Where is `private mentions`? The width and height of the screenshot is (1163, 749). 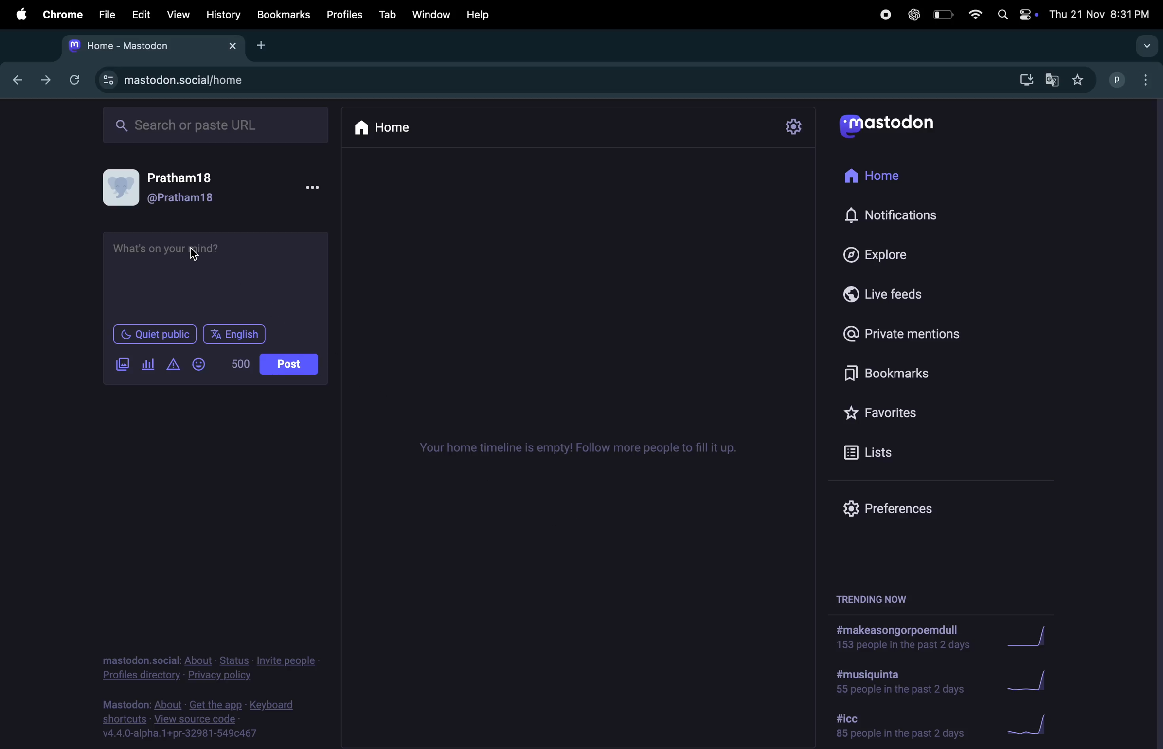
private mentions is located at coordinates (899, 336).